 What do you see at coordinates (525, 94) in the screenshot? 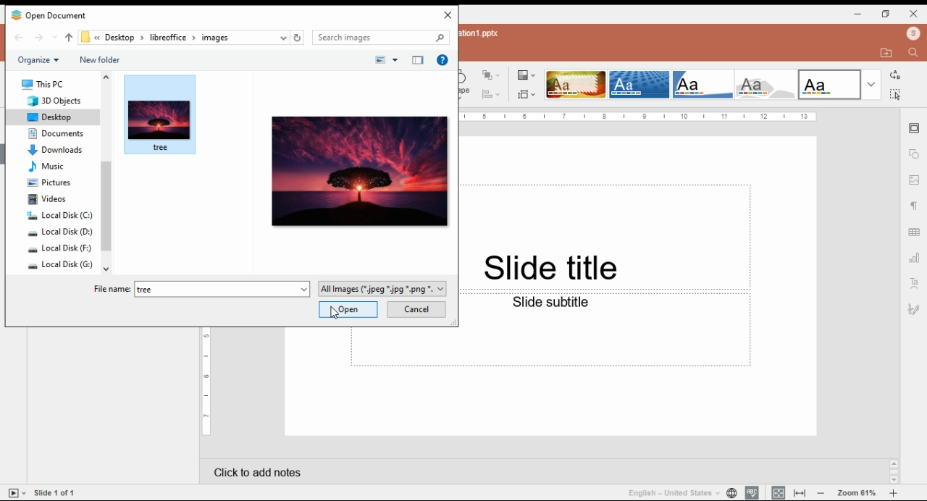
I see `change slide size` at bounding box center [525, 94].